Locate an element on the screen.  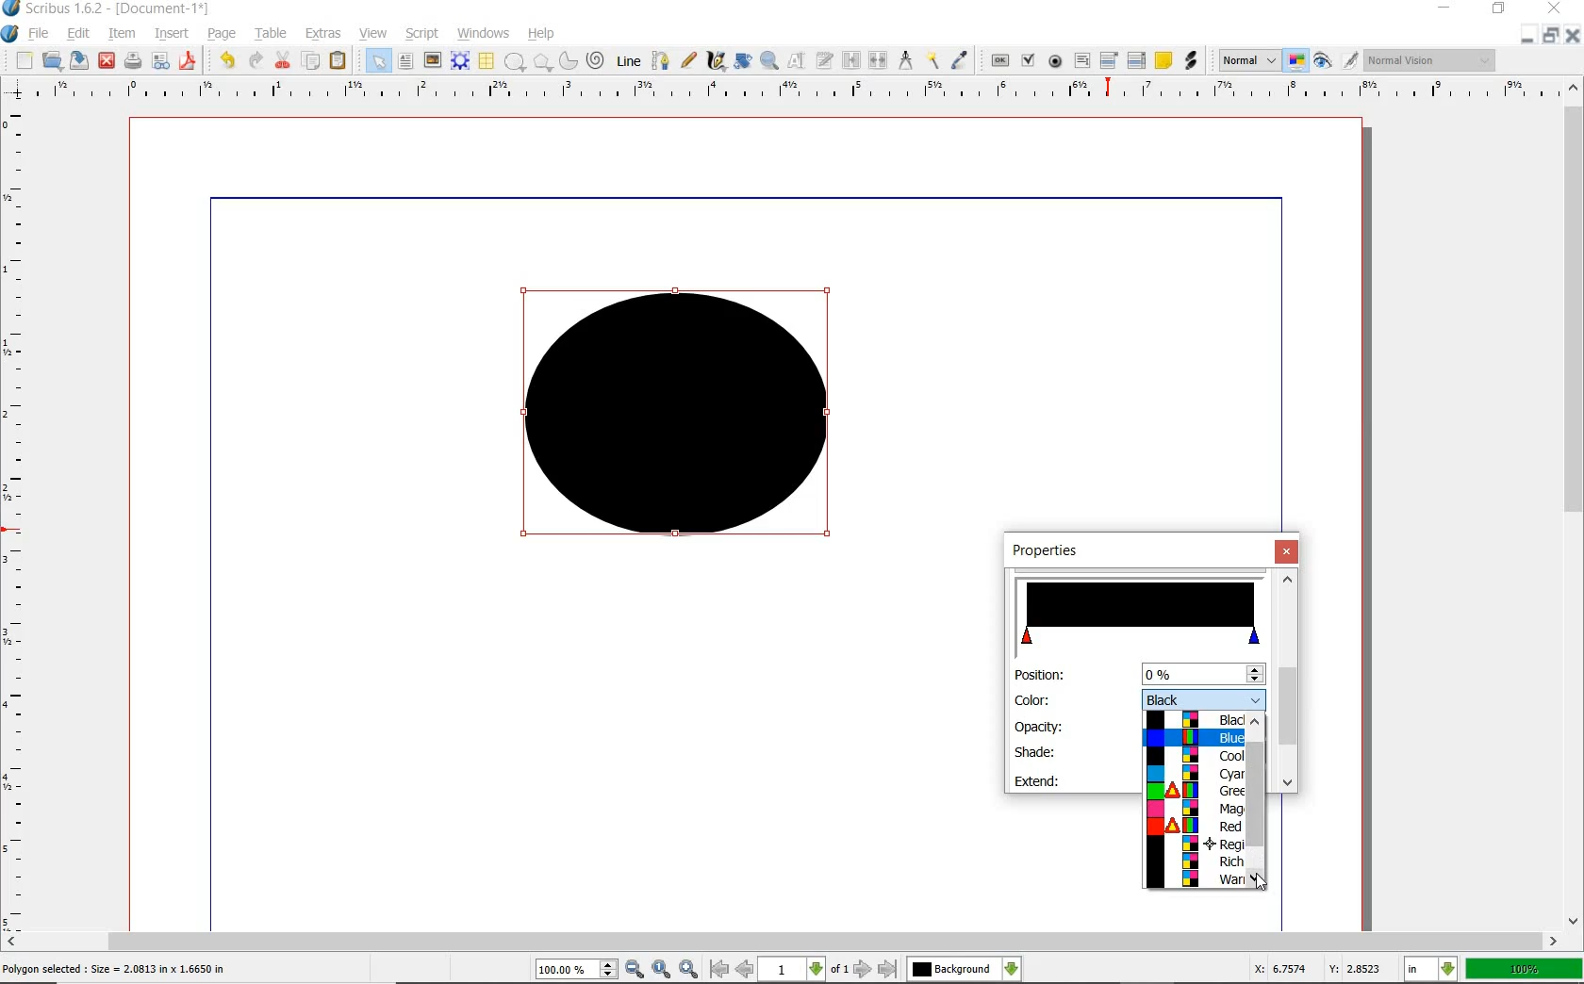
PAGE is located at coordinates (219, 35).